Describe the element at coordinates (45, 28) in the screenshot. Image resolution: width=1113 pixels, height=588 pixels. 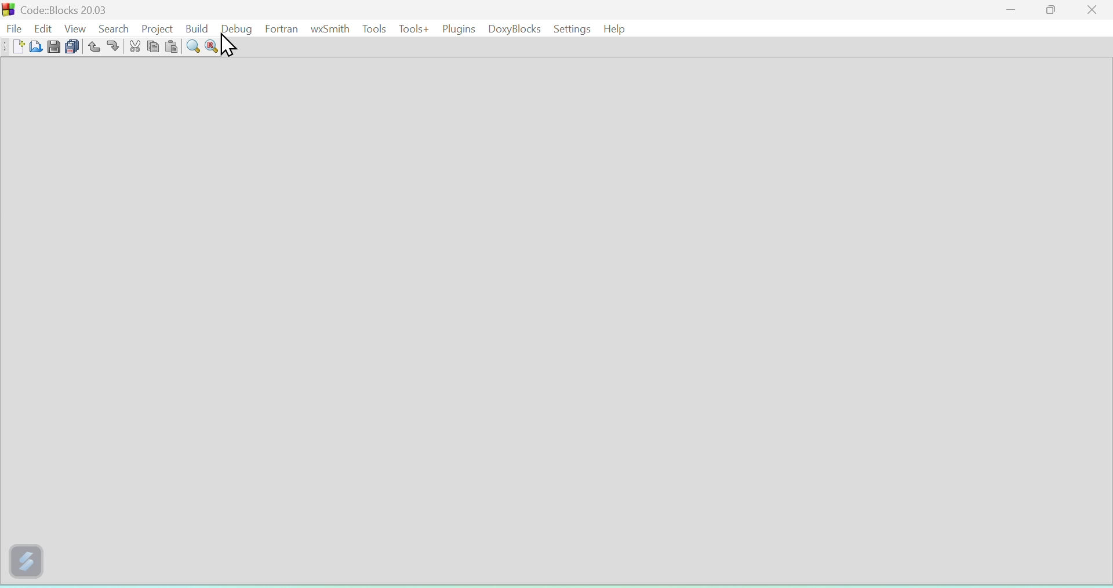
I see `Edit` at that location.